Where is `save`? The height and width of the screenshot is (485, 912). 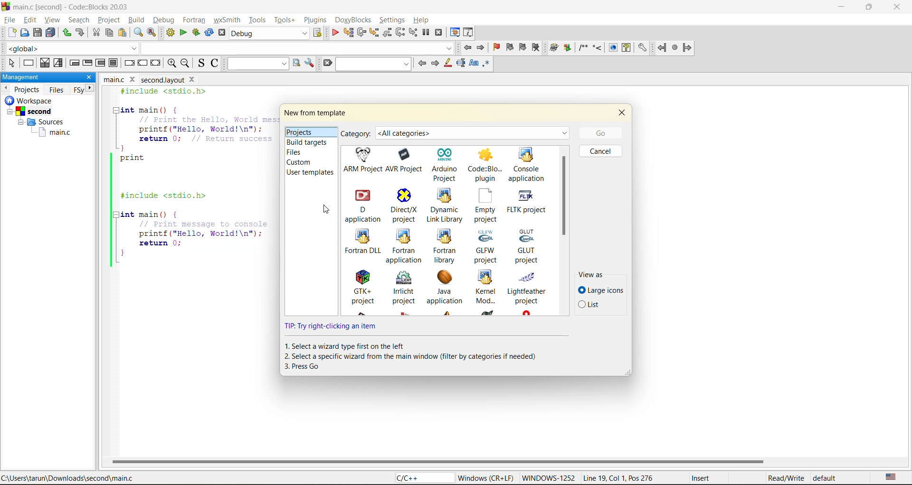
save is located at coordinates (37, 32).